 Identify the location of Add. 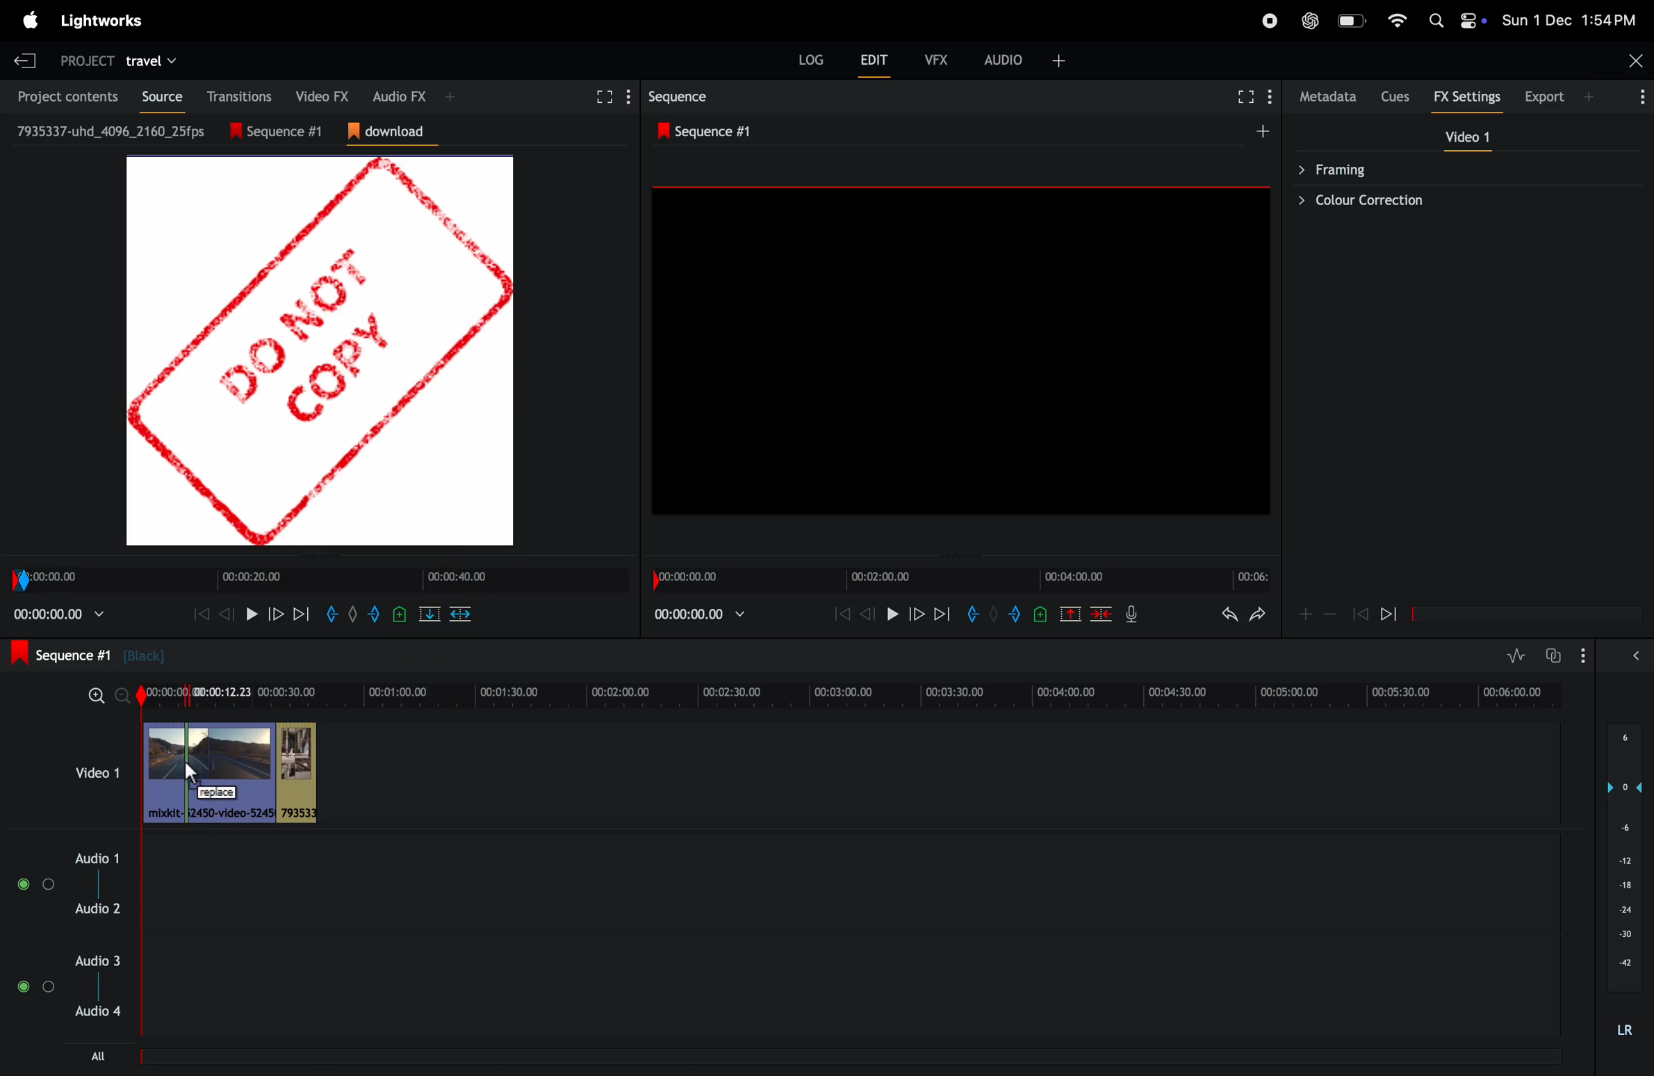
(353, 614).